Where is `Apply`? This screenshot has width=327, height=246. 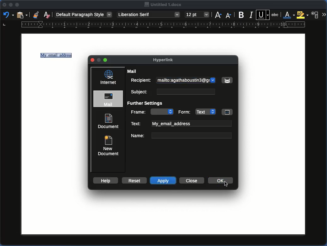
Apply is located at coordinates (163, 181).